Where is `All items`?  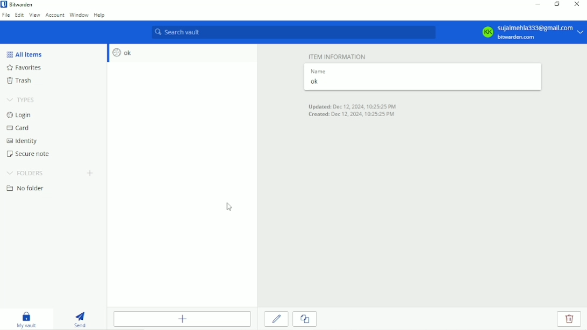
All items is located at coordinates (27, 54).